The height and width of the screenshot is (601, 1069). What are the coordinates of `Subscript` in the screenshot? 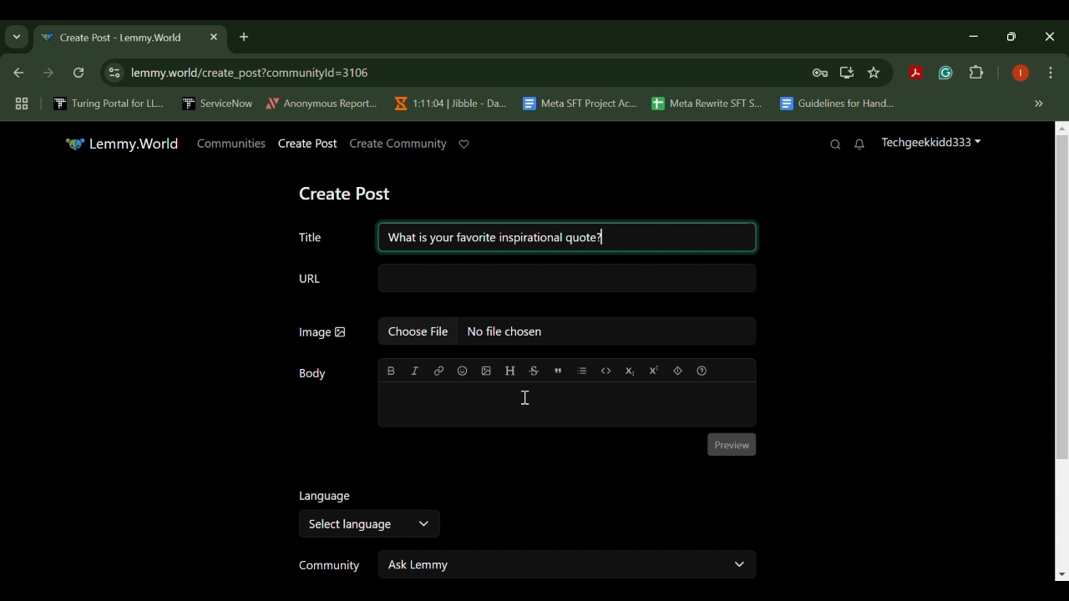 It's located at (631, 370).